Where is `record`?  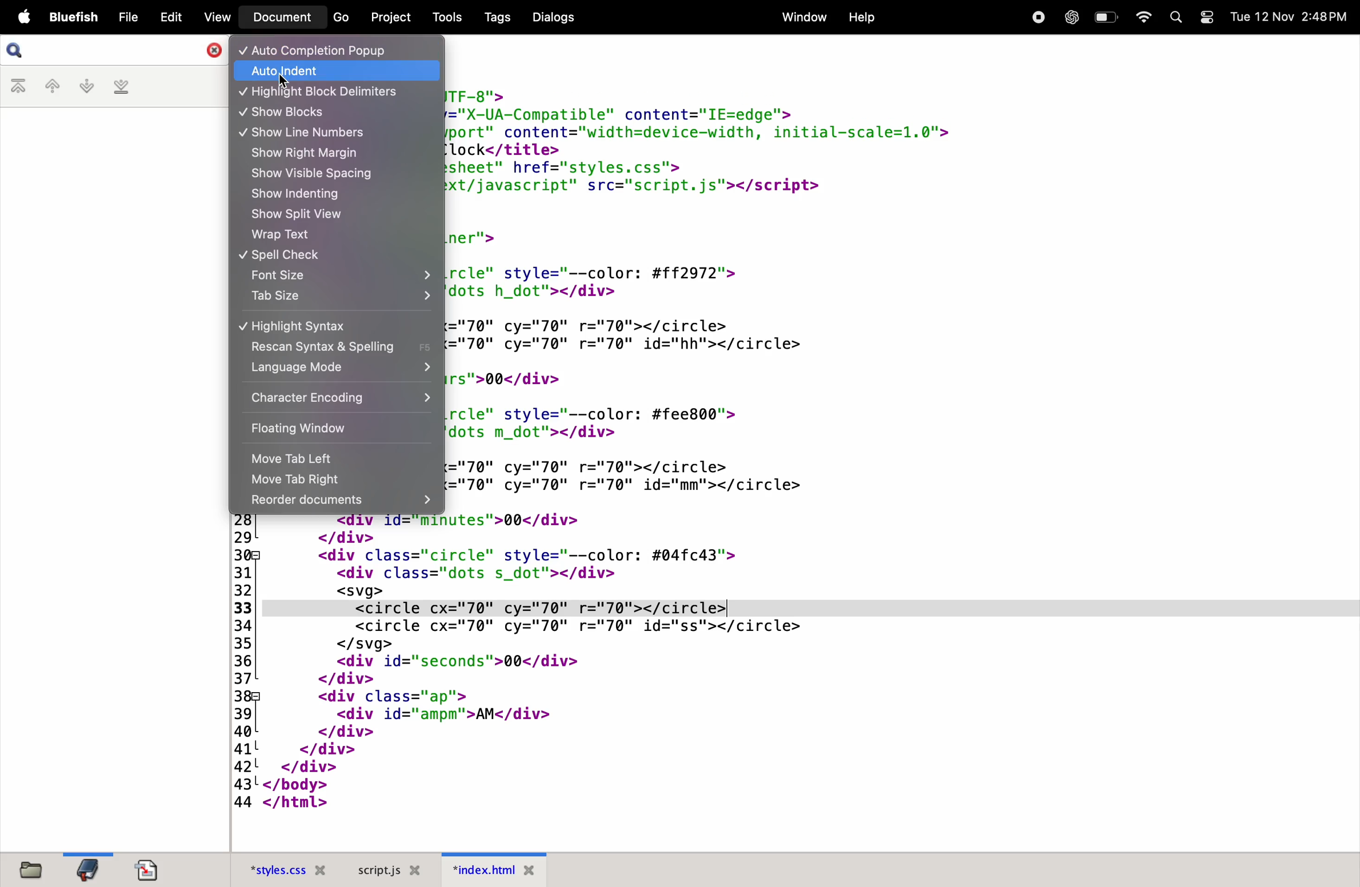
record is located at coordinates (1035, 17).